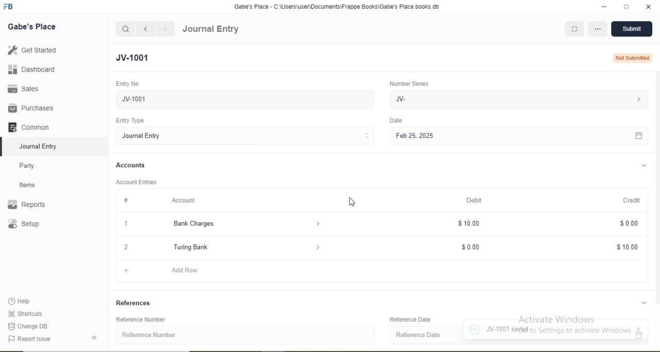 The image size is (660, 352). I want to click on $10.00, so click(628, 247).